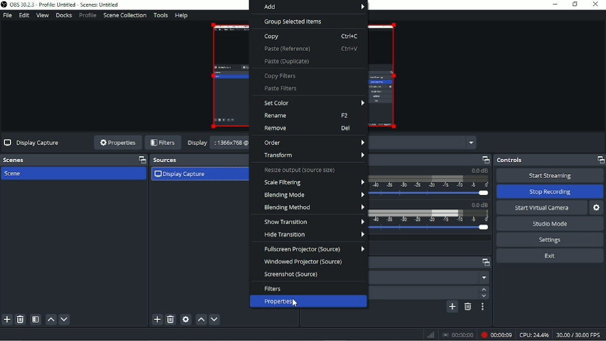 The width and height of the screenshot is (606, 341). Describe the element at coordinates (431, 334) in the screenshot. I see `Graph` at that location.